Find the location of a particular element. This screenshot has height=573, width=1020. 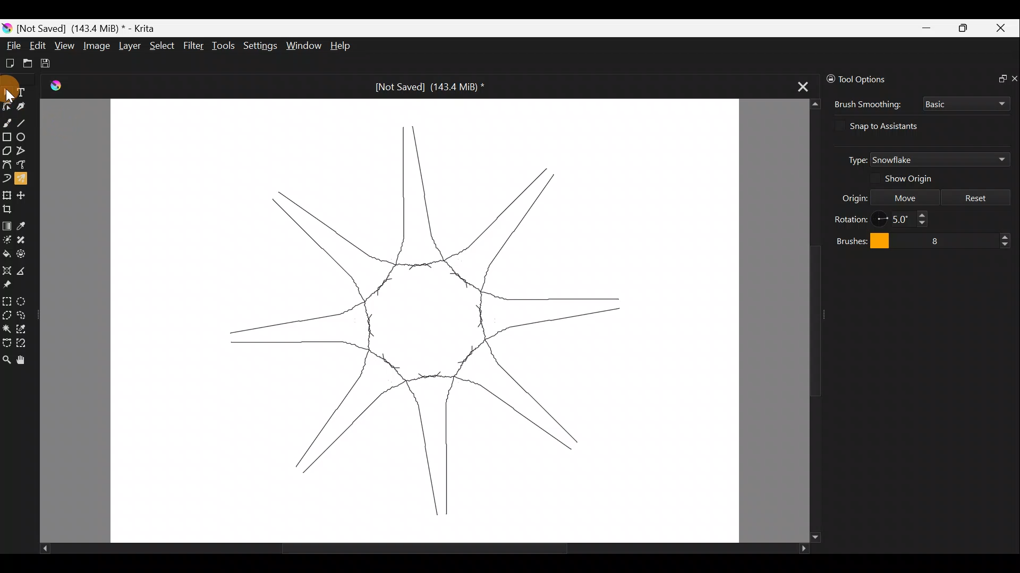

Snap to assistants is located at coordinates (893, 126).